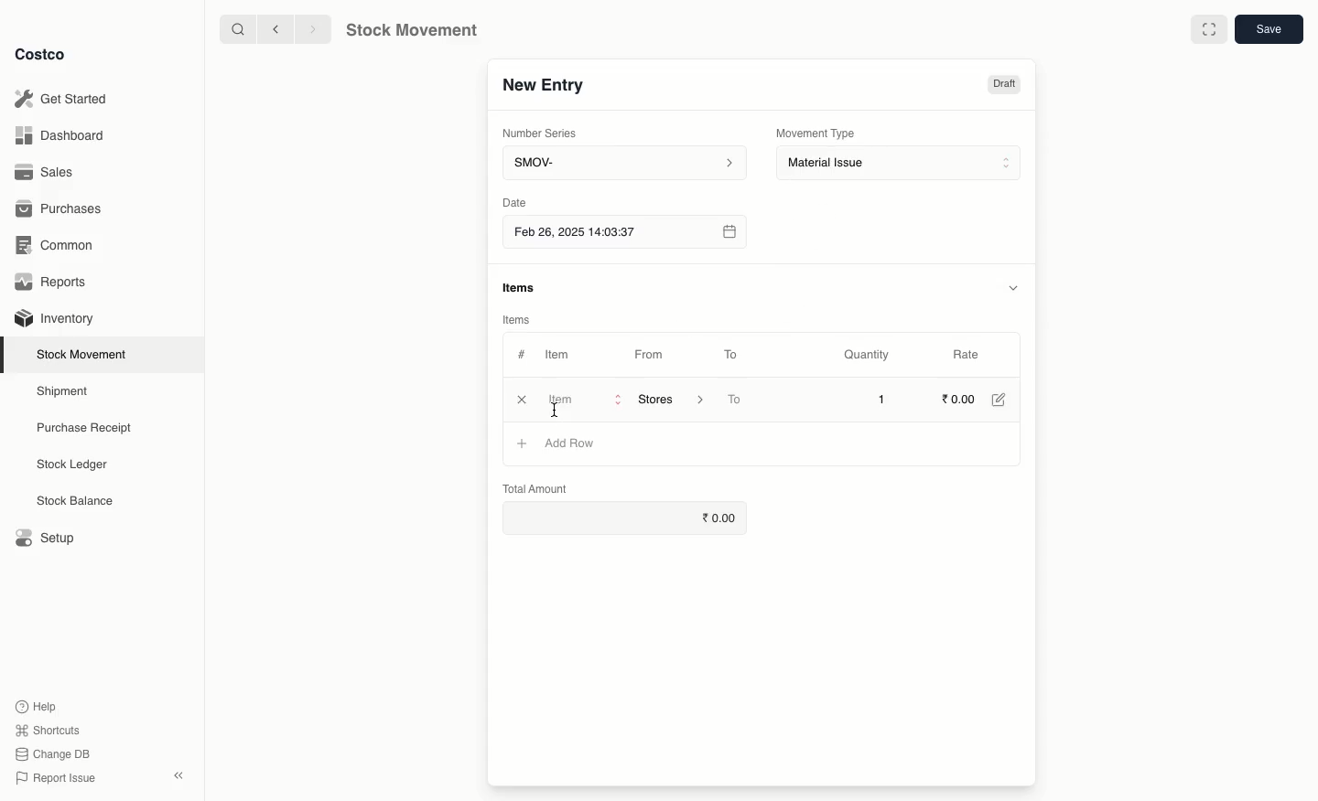  Describe the element at coordinates (72, 466) in the screenshot. I see `Stock Ledger` at that location.